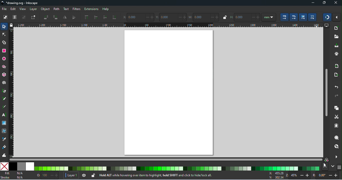  What do you see at coordinates (169, 93) in the screenshot?
I see `workspace` at bounding box center [169, 93].